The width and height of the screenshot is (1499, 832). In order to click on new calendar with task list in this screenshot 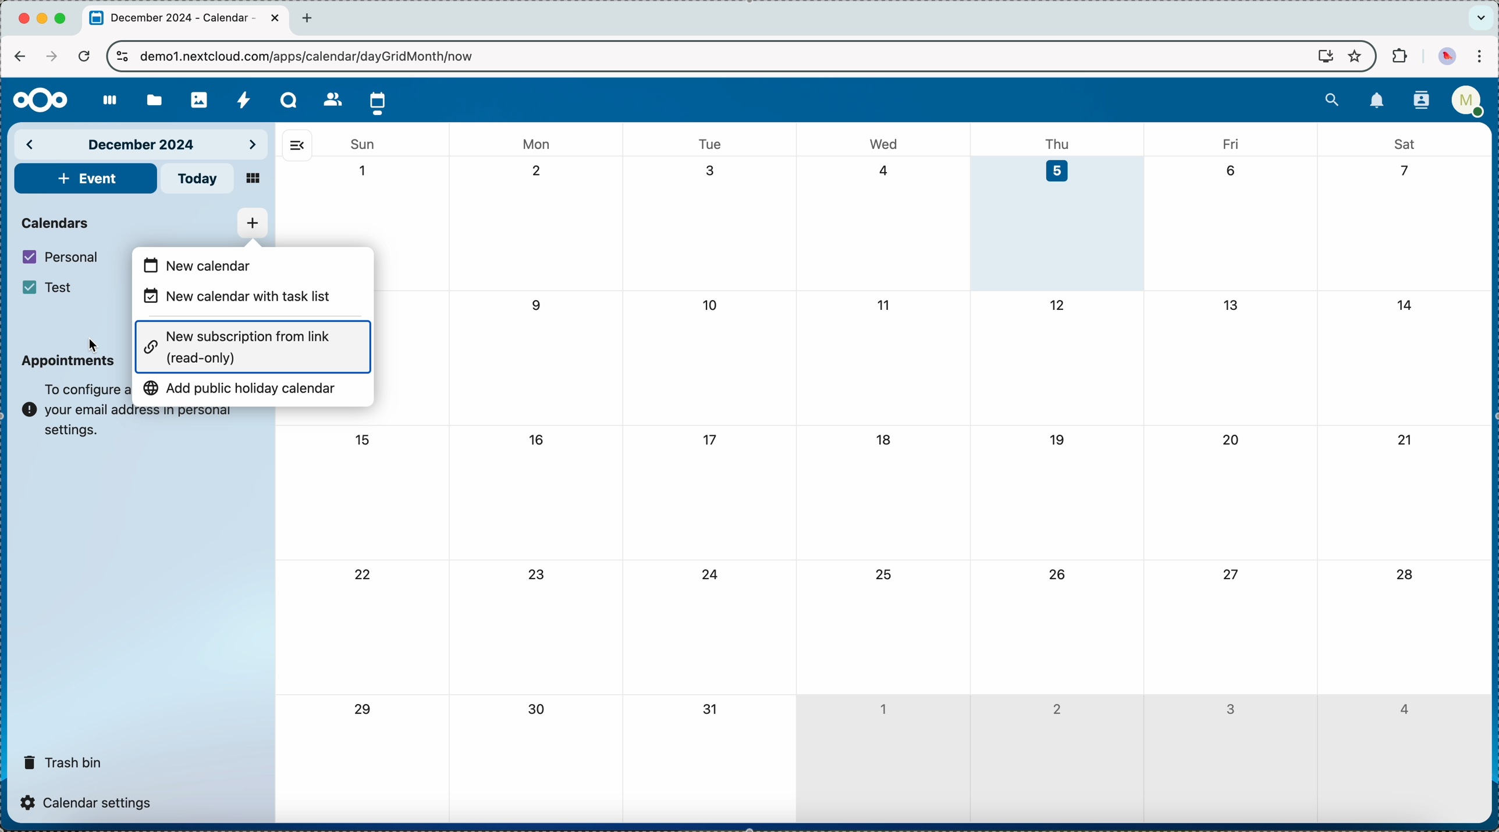, I will do `click(243, 299)`.